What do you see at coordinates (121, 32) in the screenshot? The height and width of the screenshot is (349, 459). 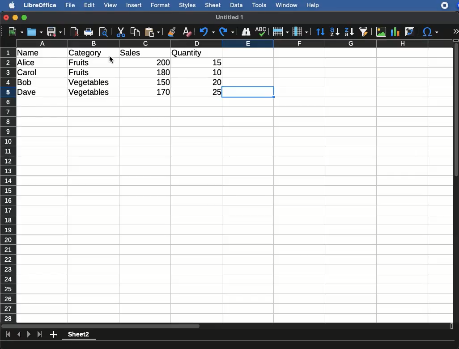 I see `cut` at bounding box center [121, 32].